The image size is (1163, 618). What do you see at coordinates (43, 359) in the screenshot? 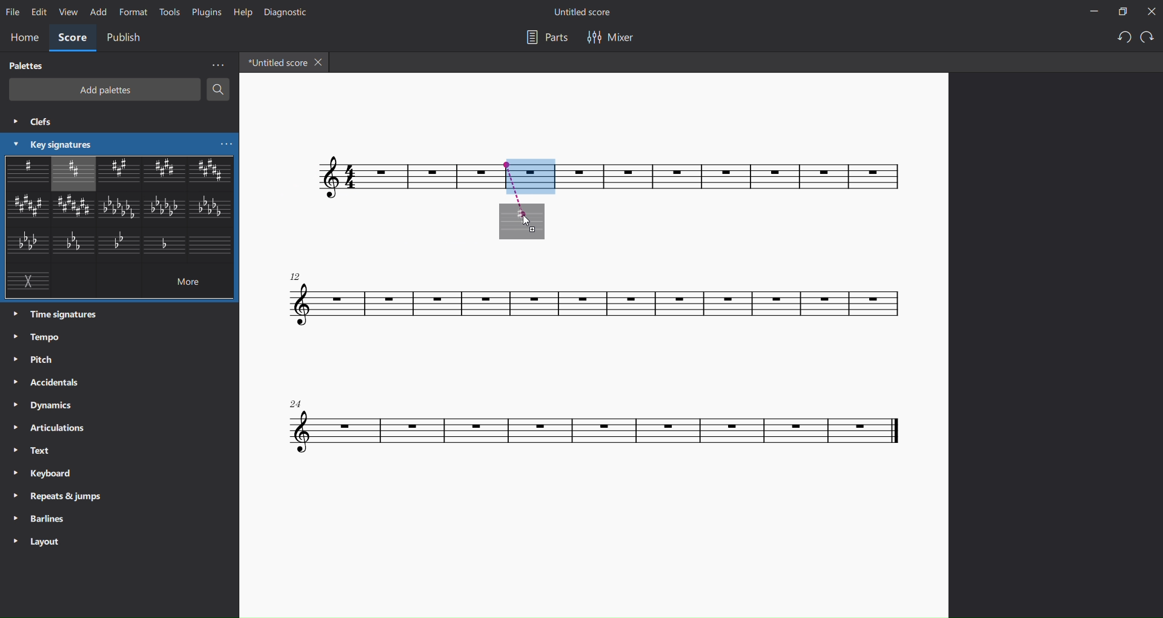
I see `pitch` at bounding box center [43, 359].